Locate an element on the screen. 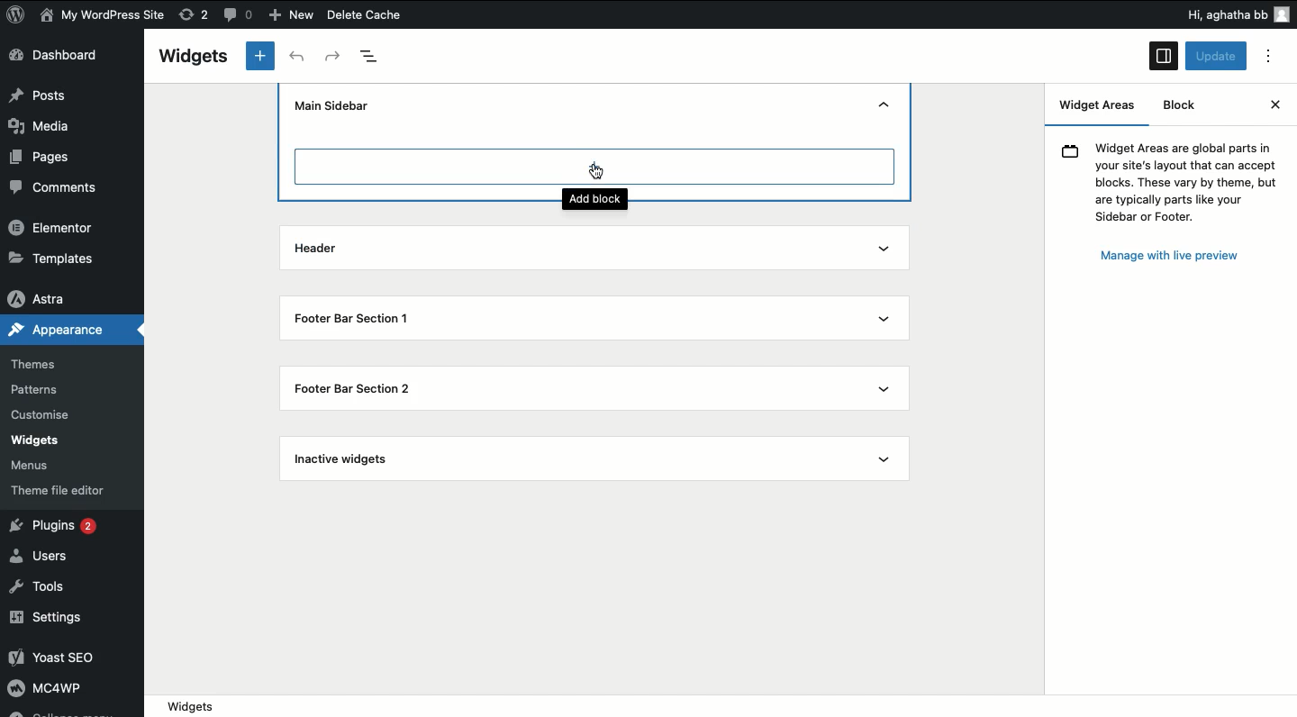  Update is located at coordinates (1215, 57).